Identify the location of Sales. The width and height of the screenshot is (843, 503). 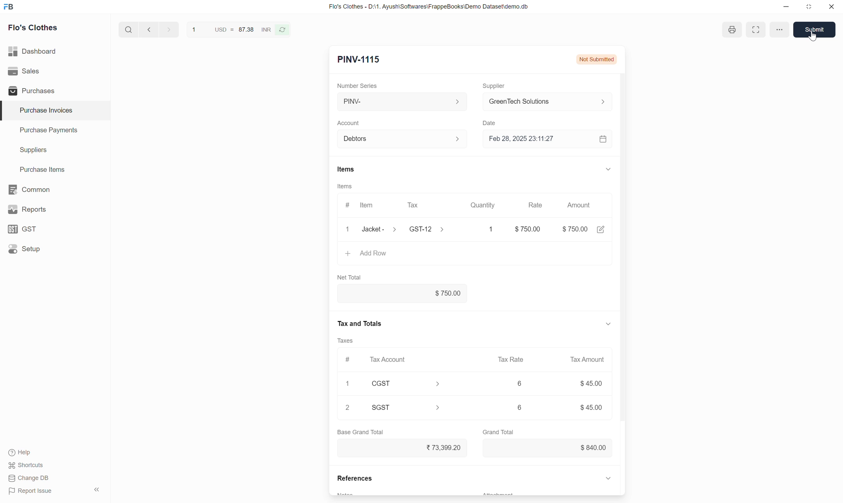
(55, 71).